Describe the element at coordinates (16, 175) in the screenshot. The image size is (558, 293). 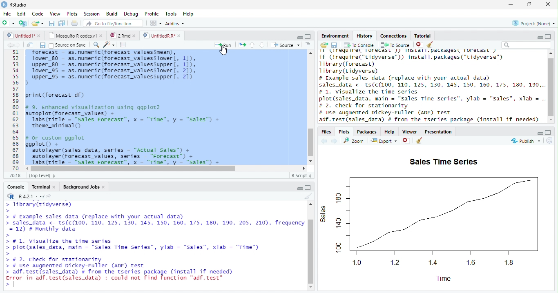
I see `1:1` at that location.